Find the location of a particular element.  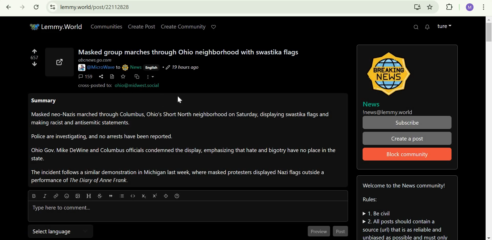

Block community is located at coordinates (406, 154).